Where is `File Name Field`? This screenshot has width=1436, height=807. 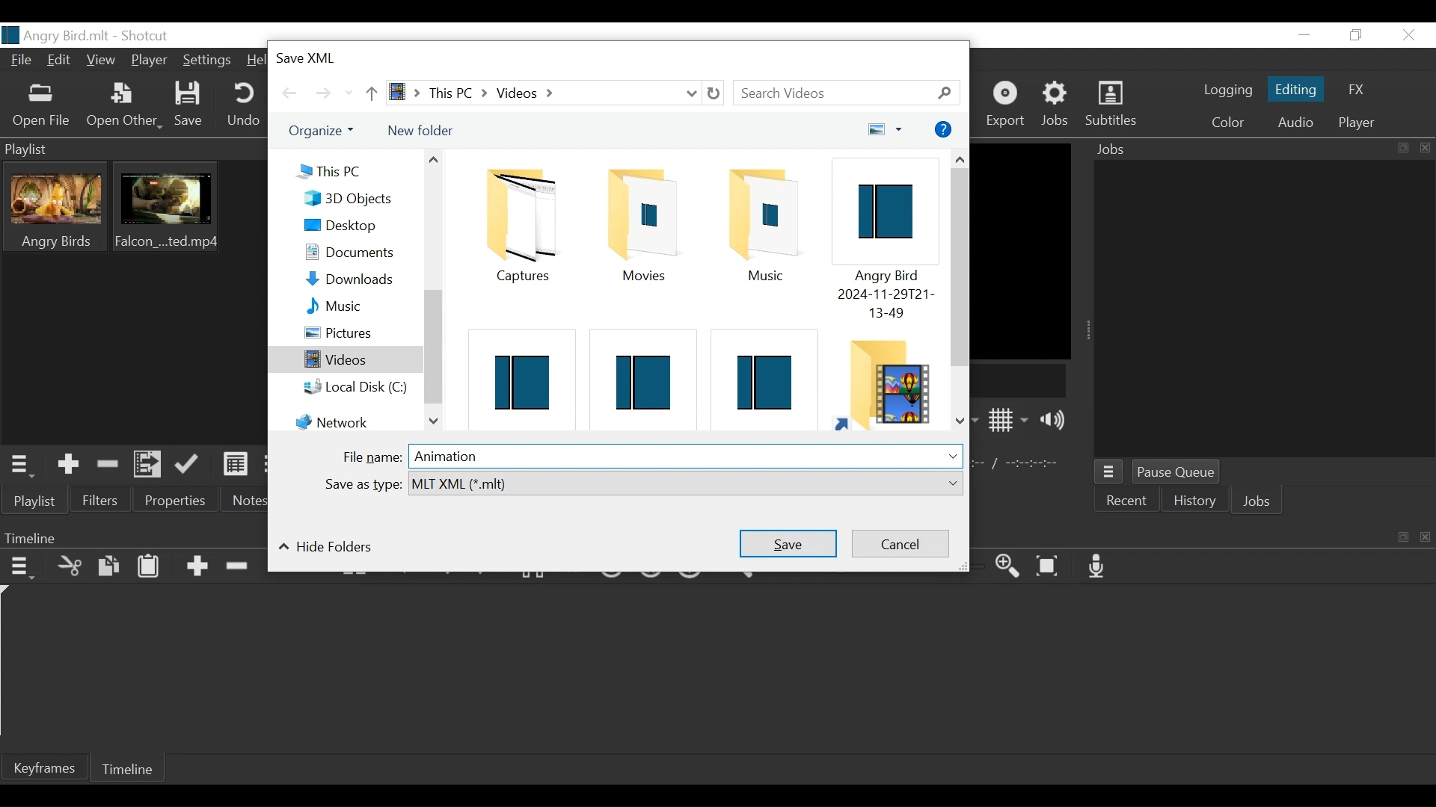 File Name Field is located at coordinates (687, 456).